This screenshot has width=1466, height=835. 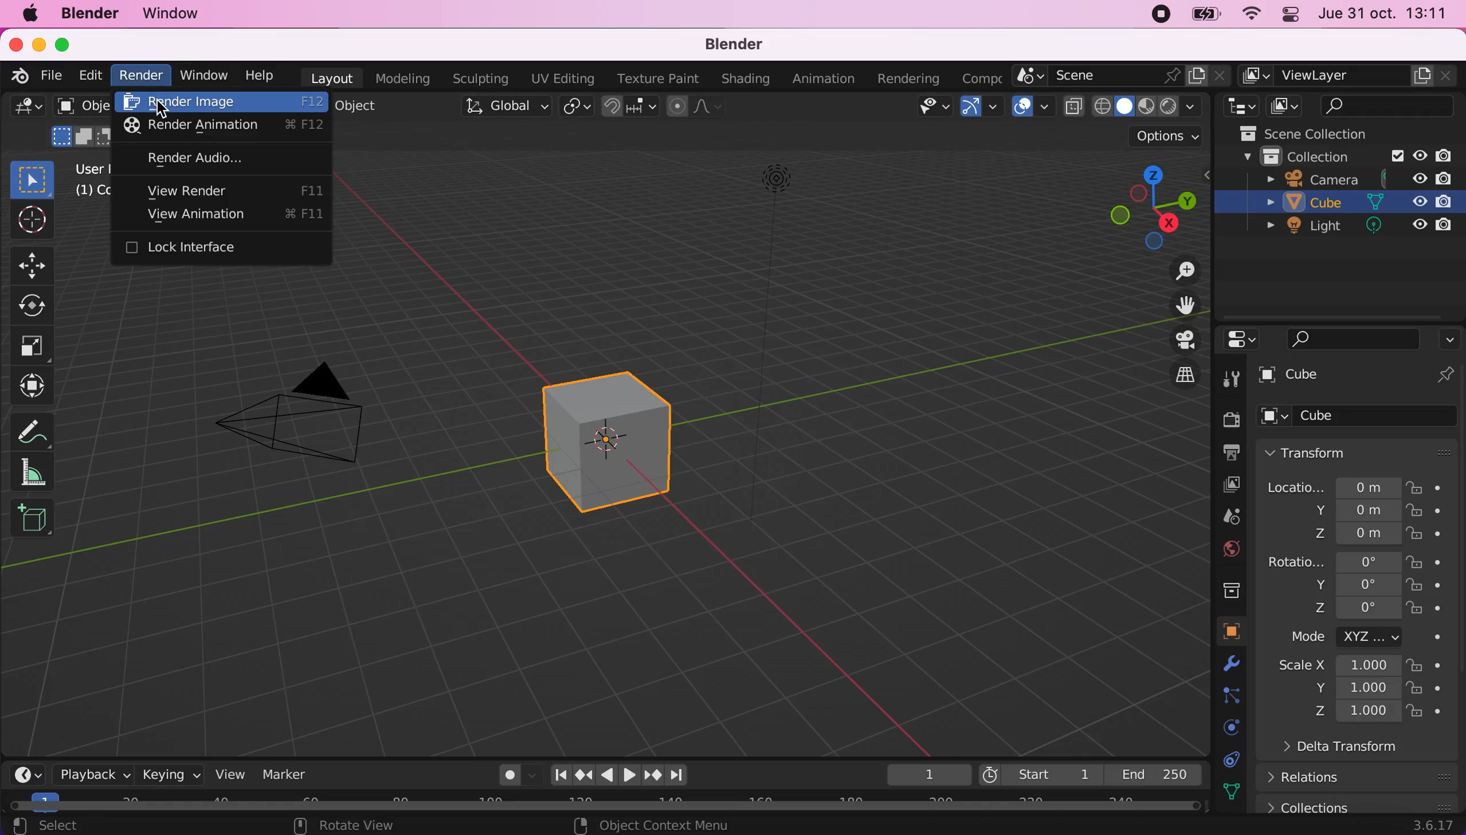 I want to click on cursor, so click(x=32, y=222).